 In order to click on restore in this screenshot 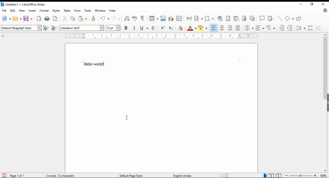, I will do `click(311, 4)`.